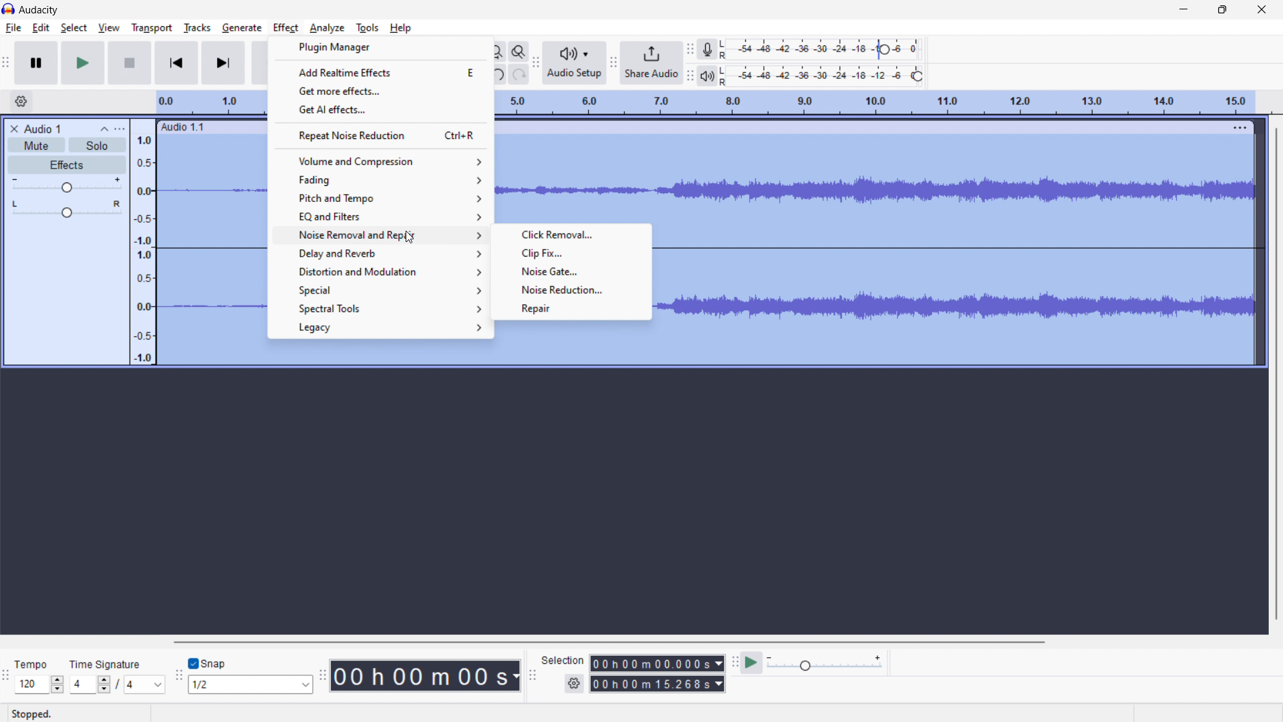 This screenshot has height=722, width=1283. What do you see at coordinates (571, 271) in the screenshot?
I see `noise gate` at bounding box center [571, 271].